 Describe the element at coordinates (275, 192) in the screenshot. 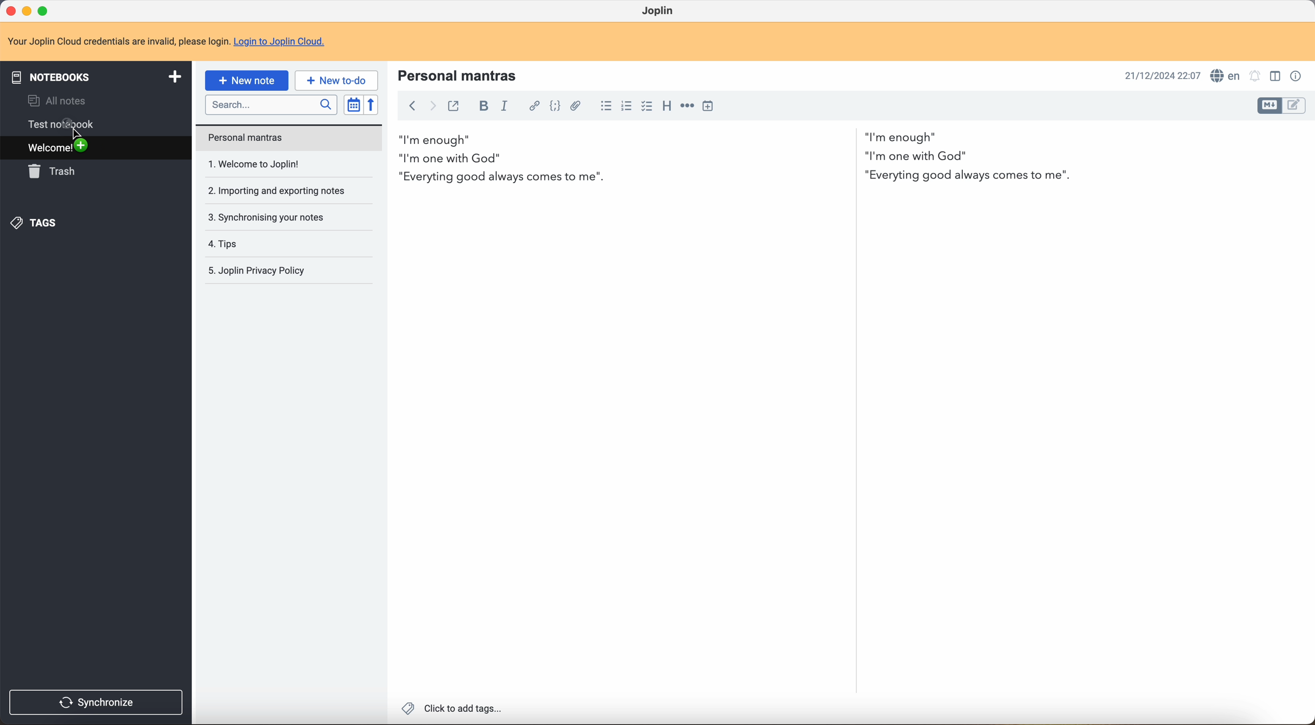

I see `importing and exporting notes` at that location.